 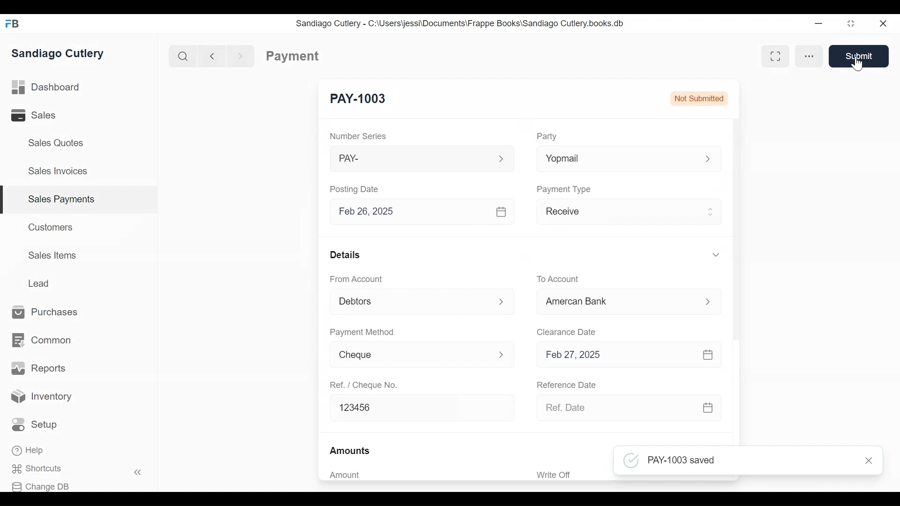 What do you see at coordinates (13, 23) in the screenshot?
I see `Frappe Books` at bounding box center [13, 23].